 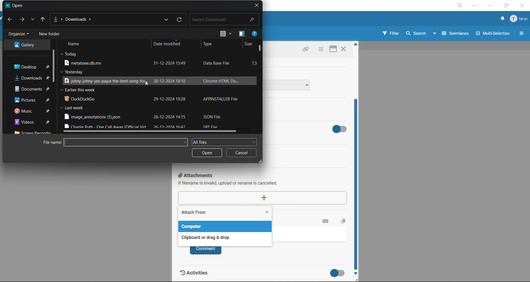 What do you see at coordinates (151, 81) in the screenshot?
I see `file with date and type` at bounding box center [151, 81].